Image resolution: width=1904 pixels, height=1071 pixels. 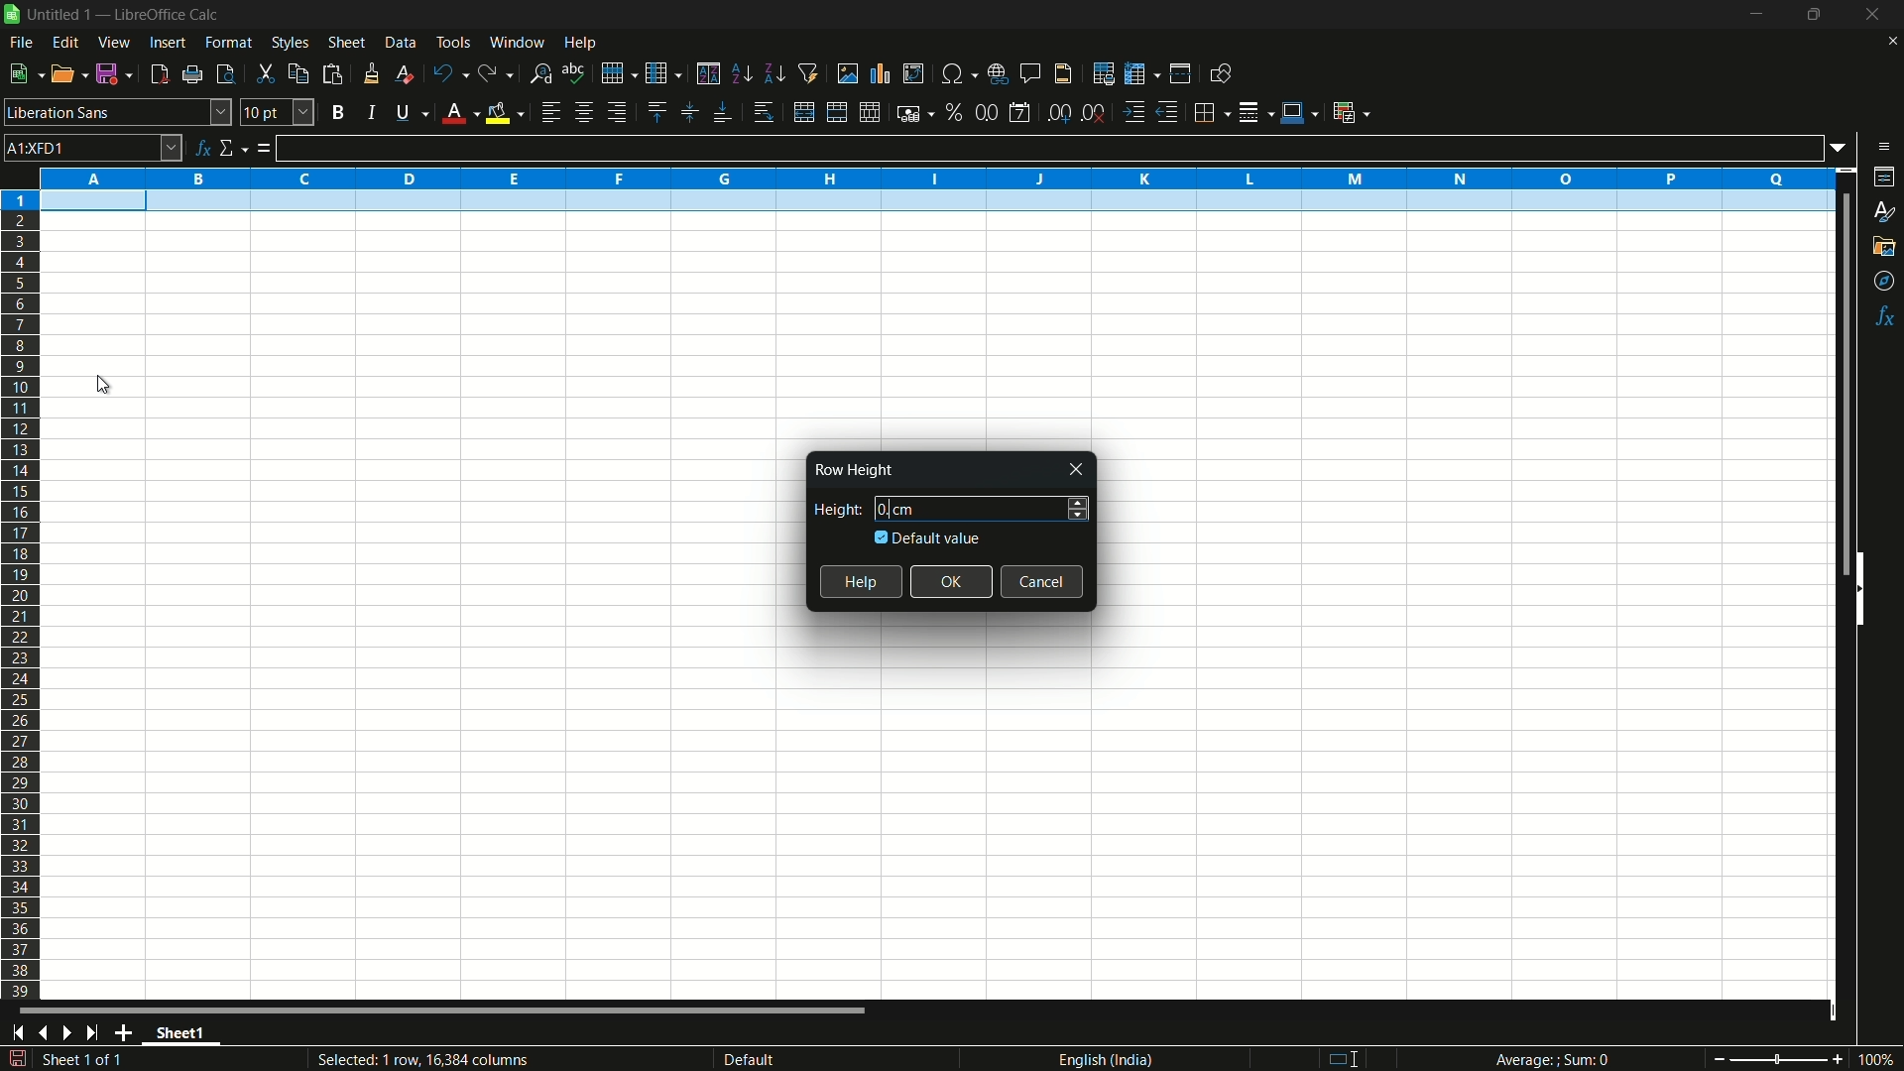 I want to click on clear direct formatting, so click(x=402, y=73).